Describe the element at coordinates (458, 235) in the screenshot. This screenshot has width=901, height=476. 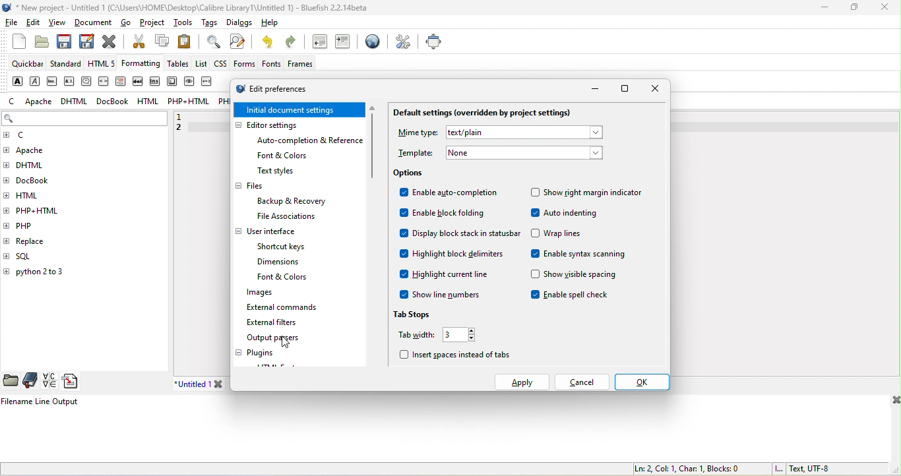
I see `display block stack in statusbar` at that location.